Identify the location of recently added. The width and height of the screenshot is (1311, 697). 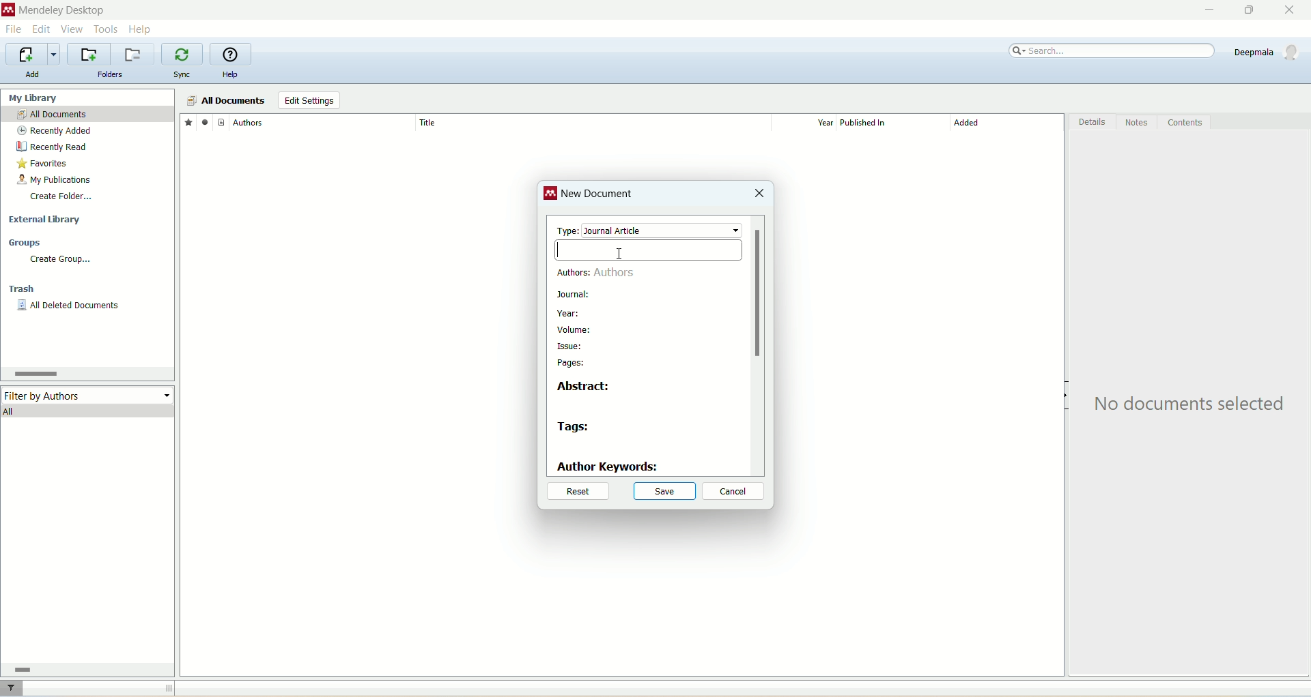
(55, 131).